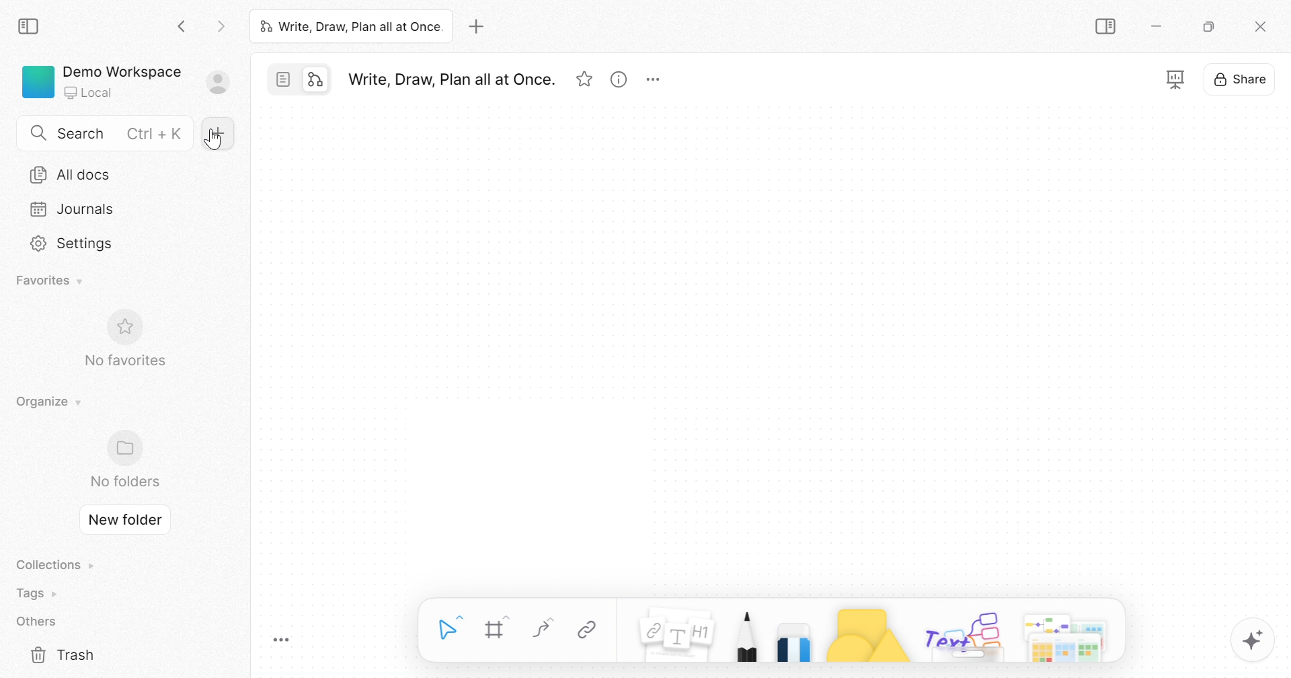 Image resolution: width=1291 pixels, height=678 pixels. I want to click on View info, so click(619, 79).